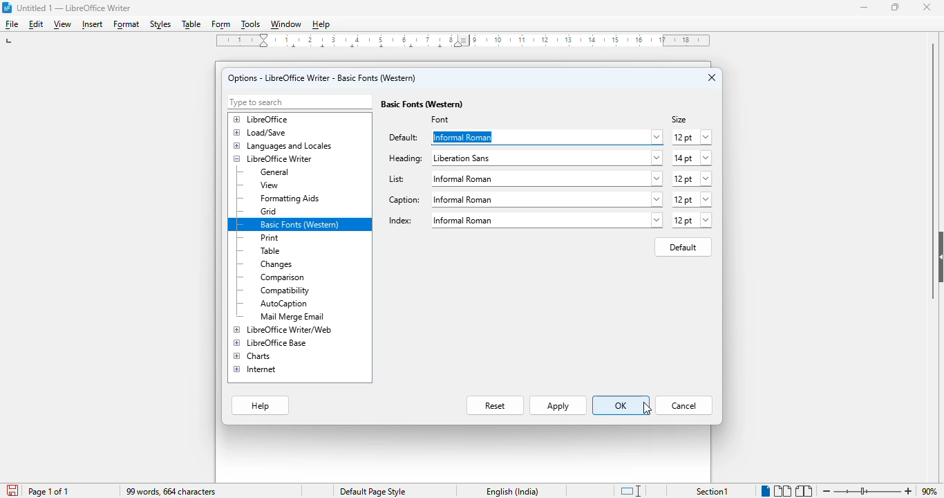 The image size is (944, 498). I want to click on cursor, so click(646, 407).